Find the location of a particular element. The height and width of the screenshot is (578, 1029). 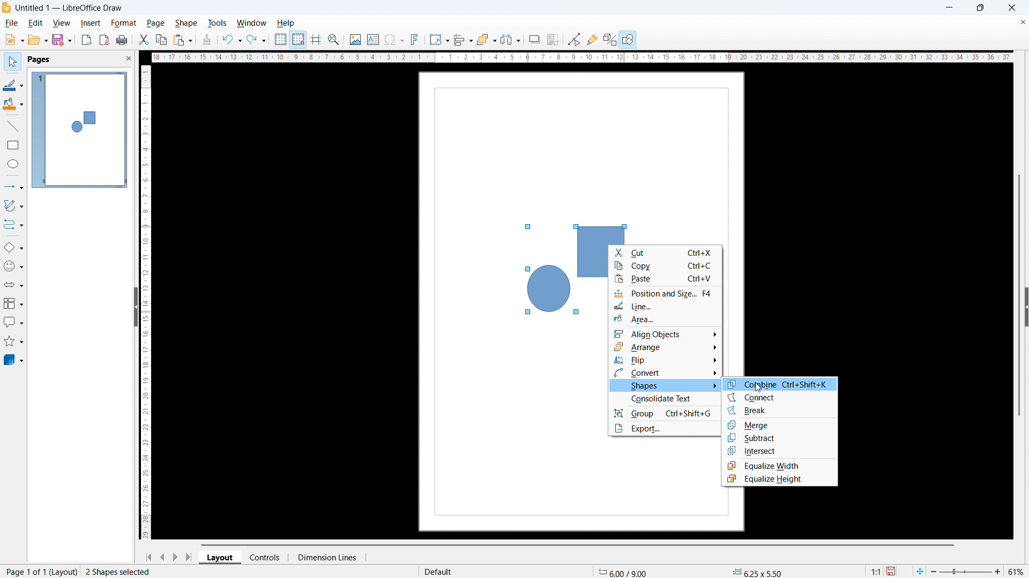

position and size is located at coordinates (665, 292).